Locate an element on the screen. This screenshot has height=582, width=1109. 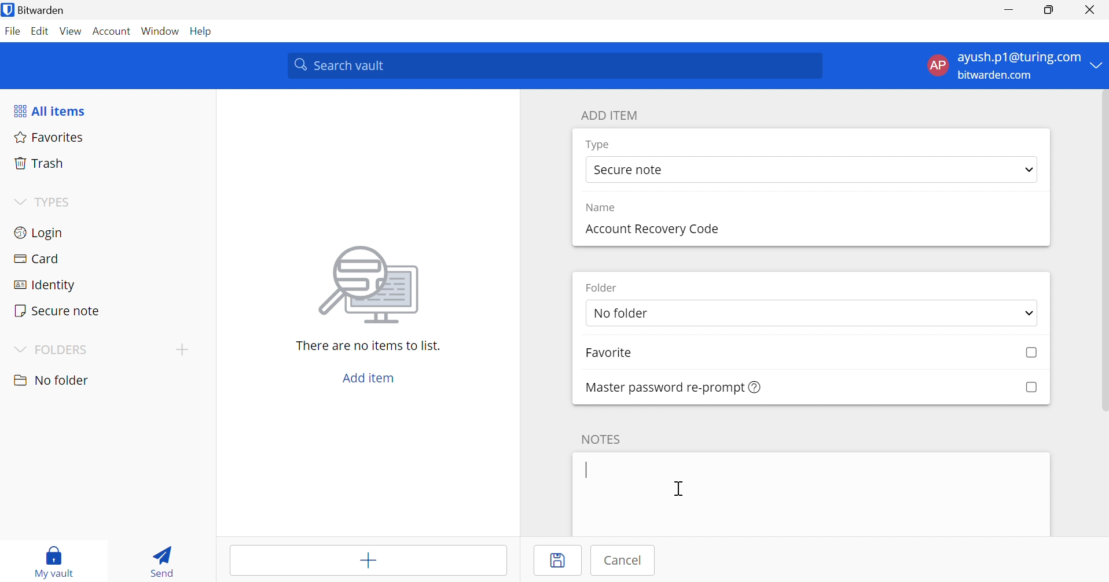
Restore Down is located at coordinates (1048, 11).